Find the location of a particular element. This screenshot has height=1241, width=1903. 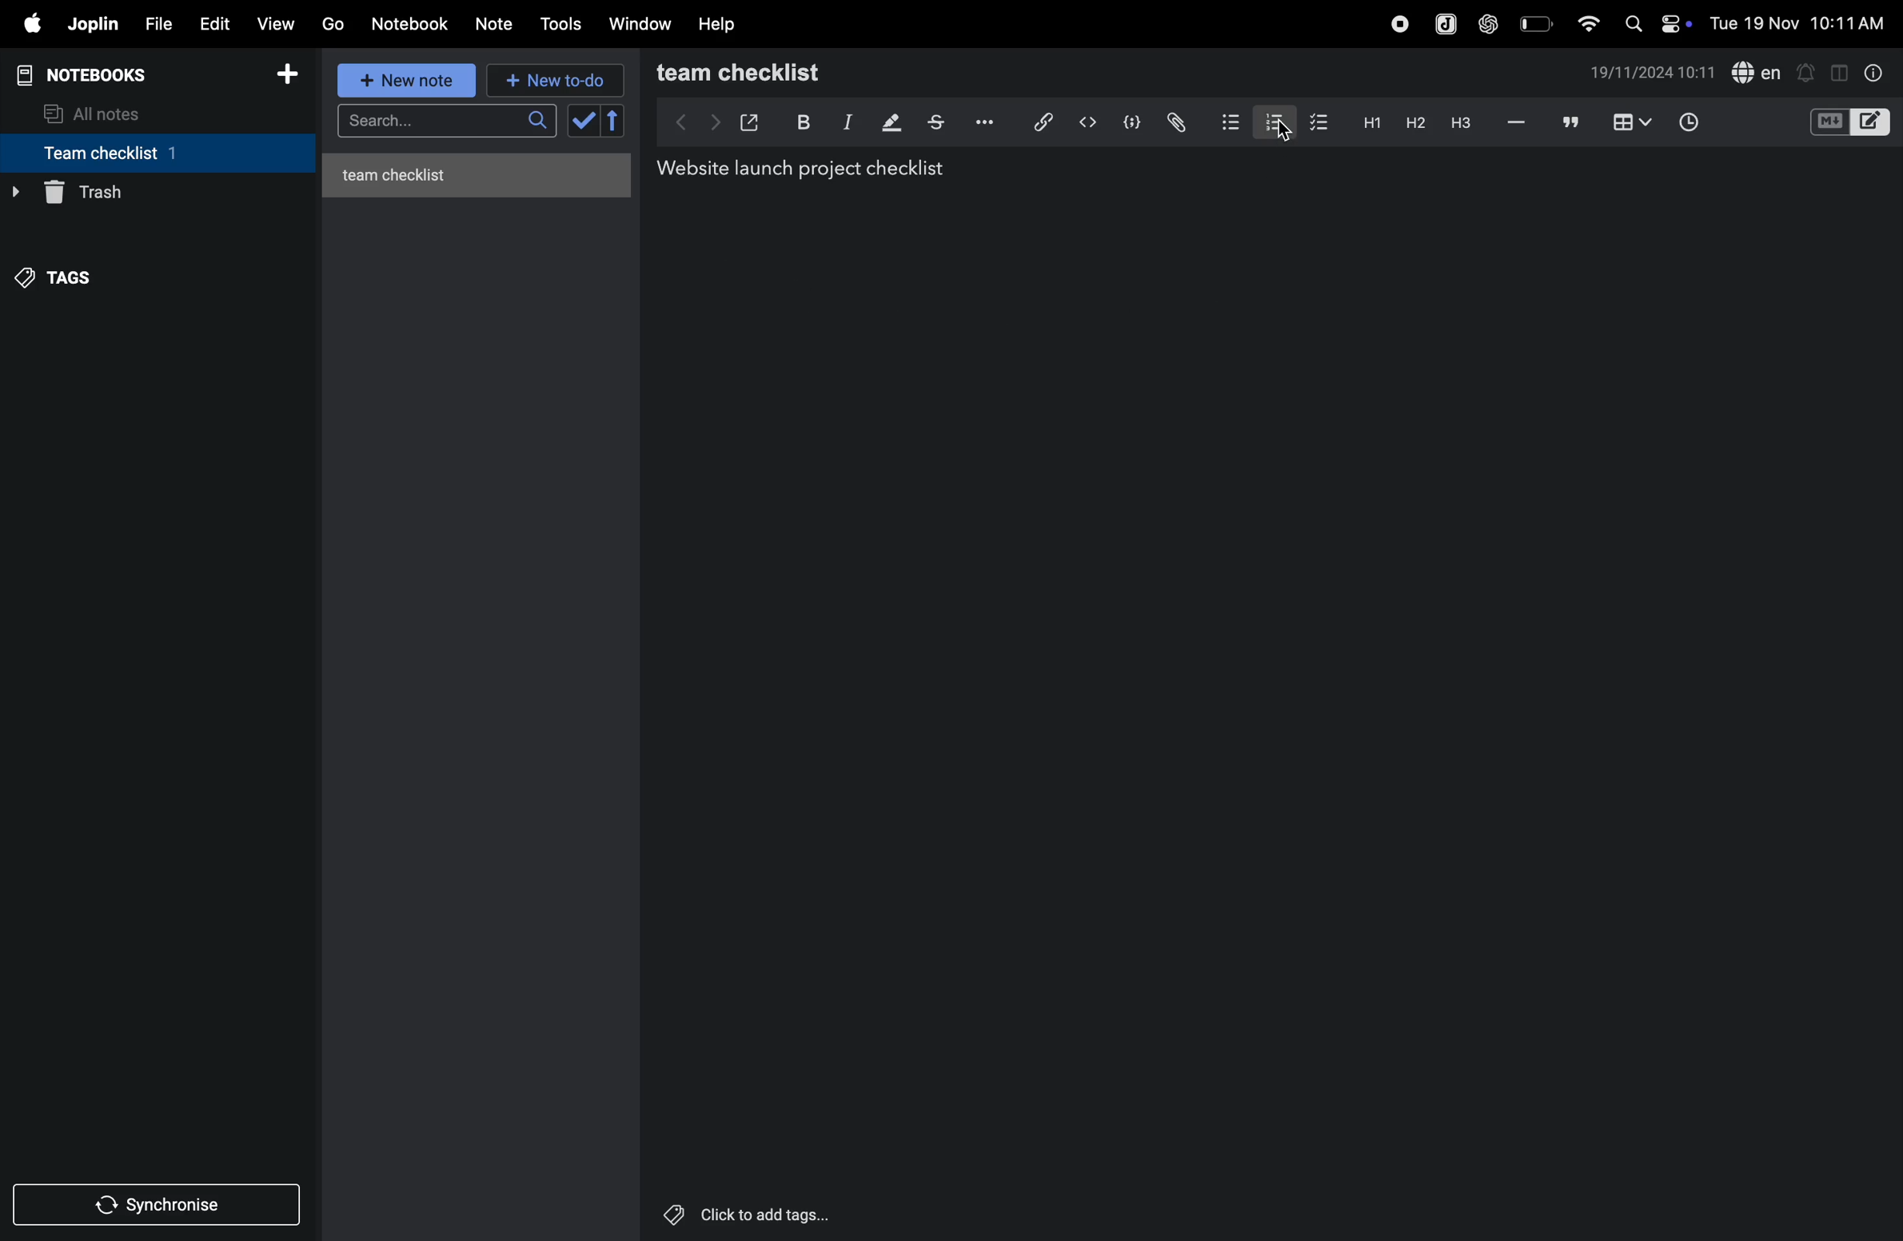

time is located at coordinates (1690, 120).